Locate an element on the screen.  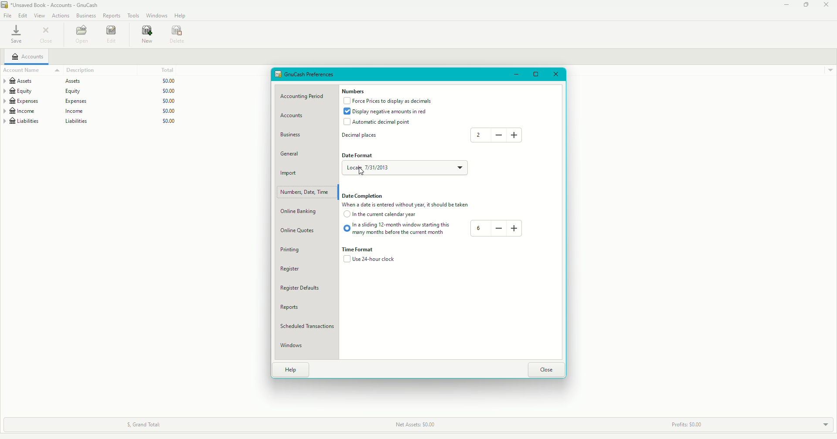
Minimize is located at coordinates (517, 74).